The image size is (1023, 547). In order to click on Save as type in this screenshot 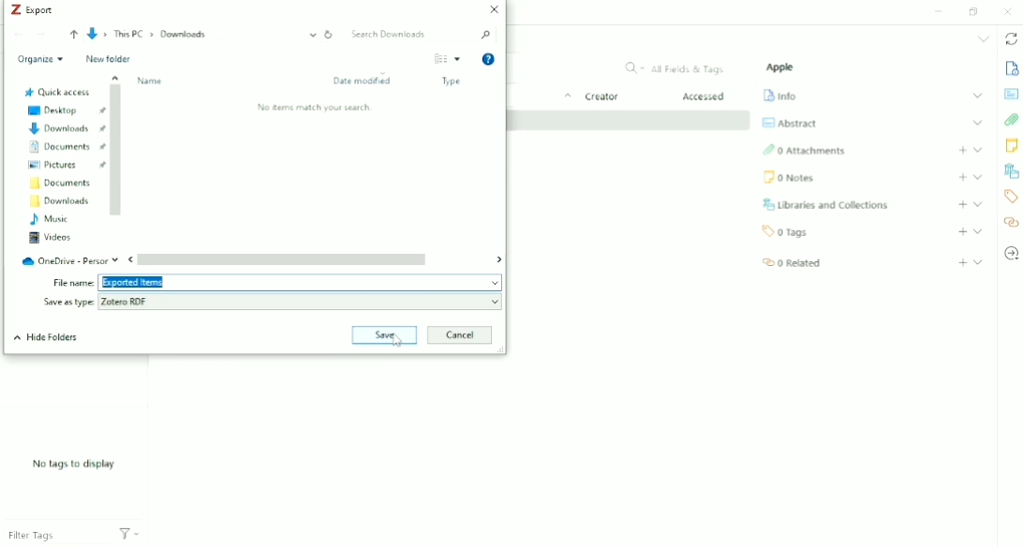, I will do `click(67, 303)`.